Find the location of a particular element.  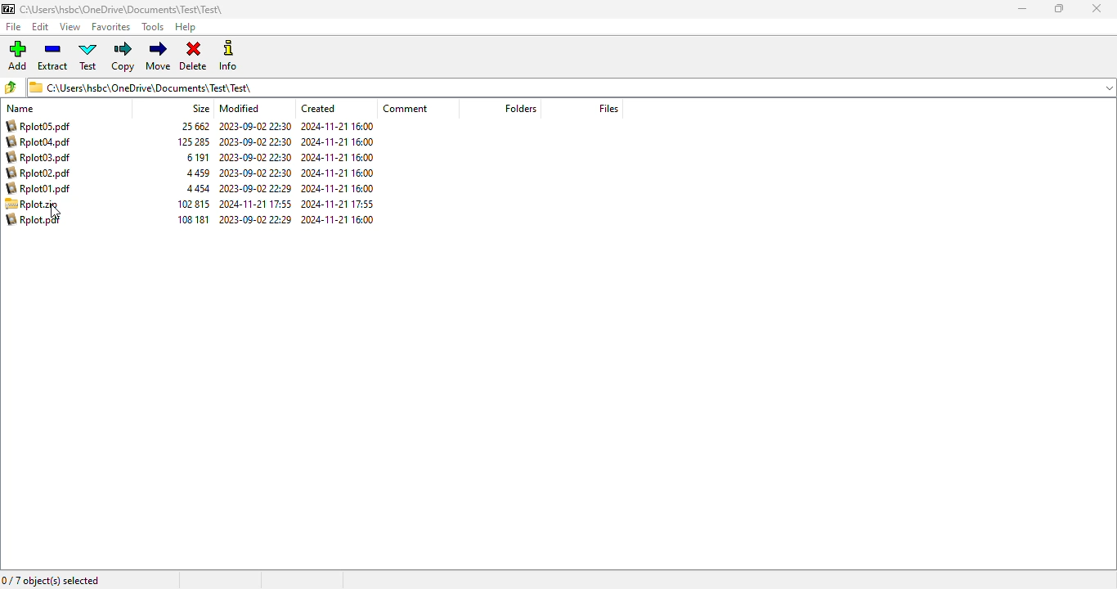

comment is located at coordinates (406, 108).